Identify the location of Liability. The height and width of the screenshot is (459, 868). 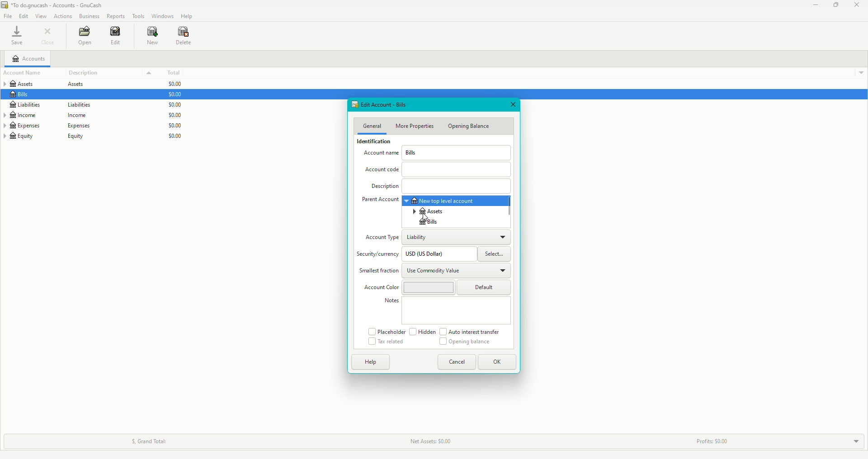
(456, 236).